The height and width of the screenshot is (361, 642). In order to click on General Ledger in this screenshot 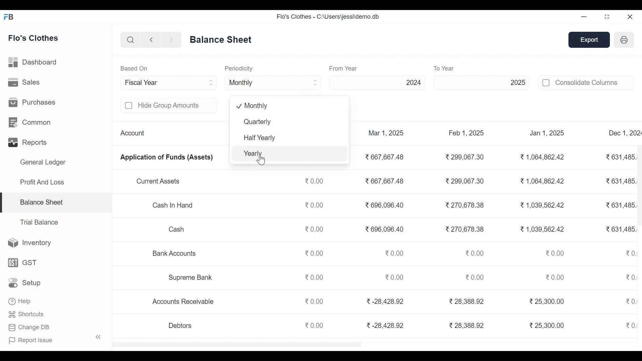, I will do `click(43, 163)`.